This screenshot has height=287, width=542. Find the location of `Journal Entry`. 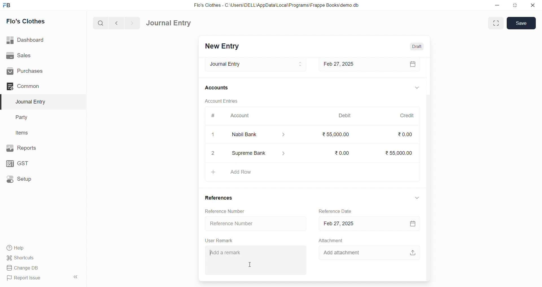

Journal Entry is located at coordinates (169, 23).